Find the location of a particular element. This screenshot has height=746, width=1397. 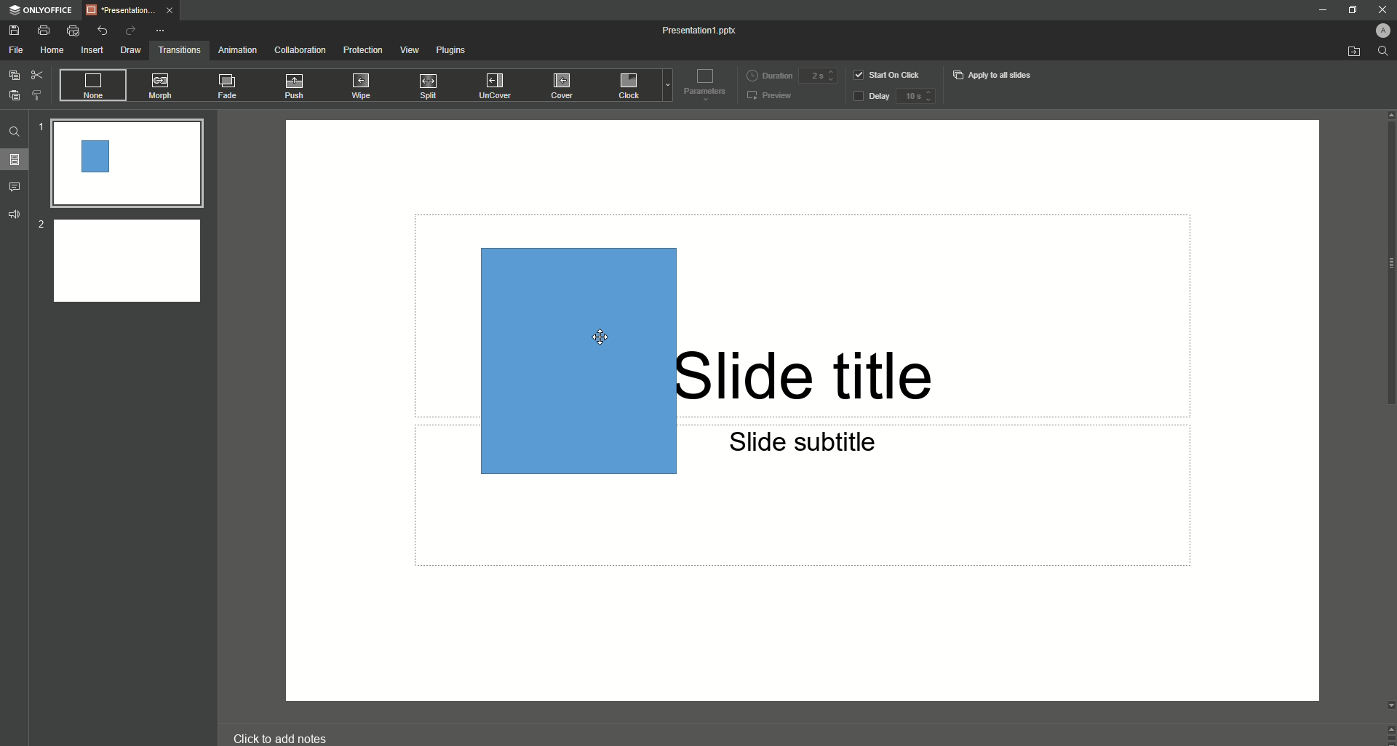

Quick Print is located at coordinates (75, 31).